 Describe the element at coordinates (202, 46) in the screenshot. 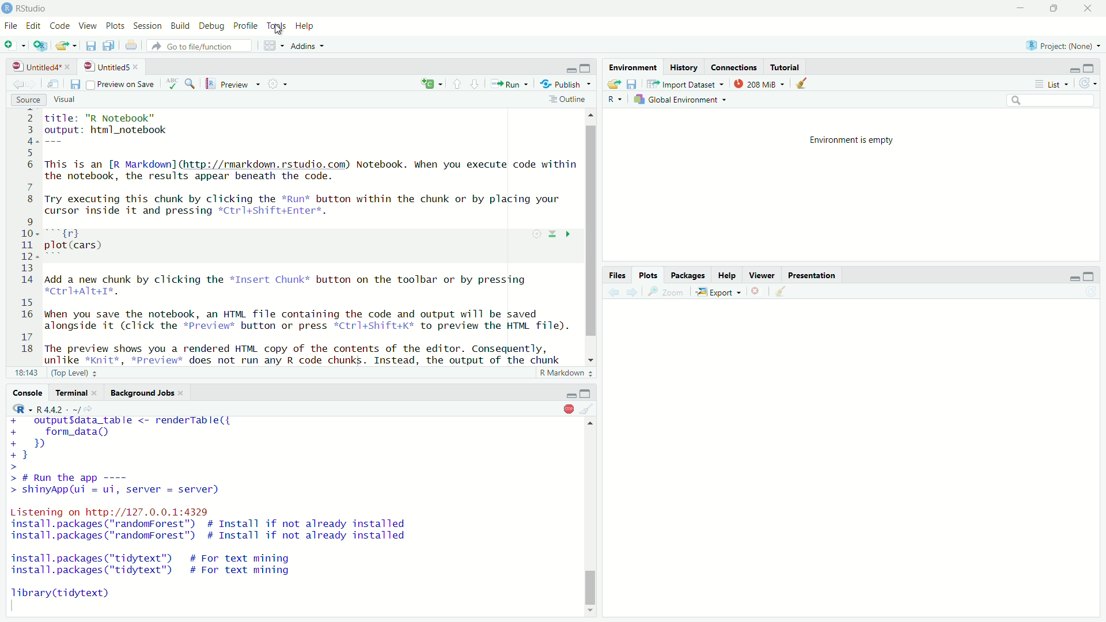

I see `Go to file/function` at that location.